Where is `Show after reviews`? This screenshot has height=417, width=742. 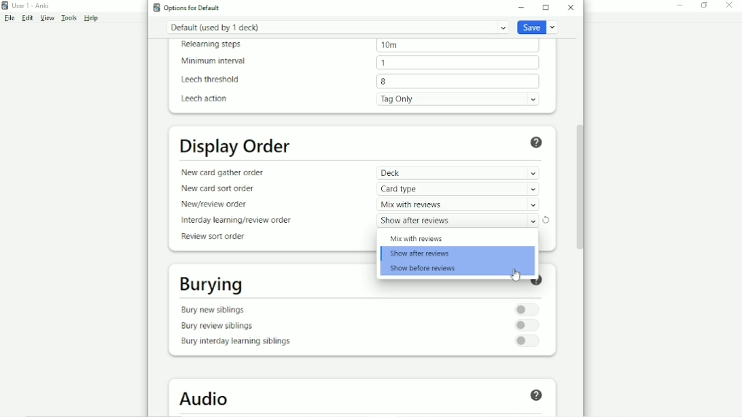
Show after reviews is located at coordinates (421, 254).